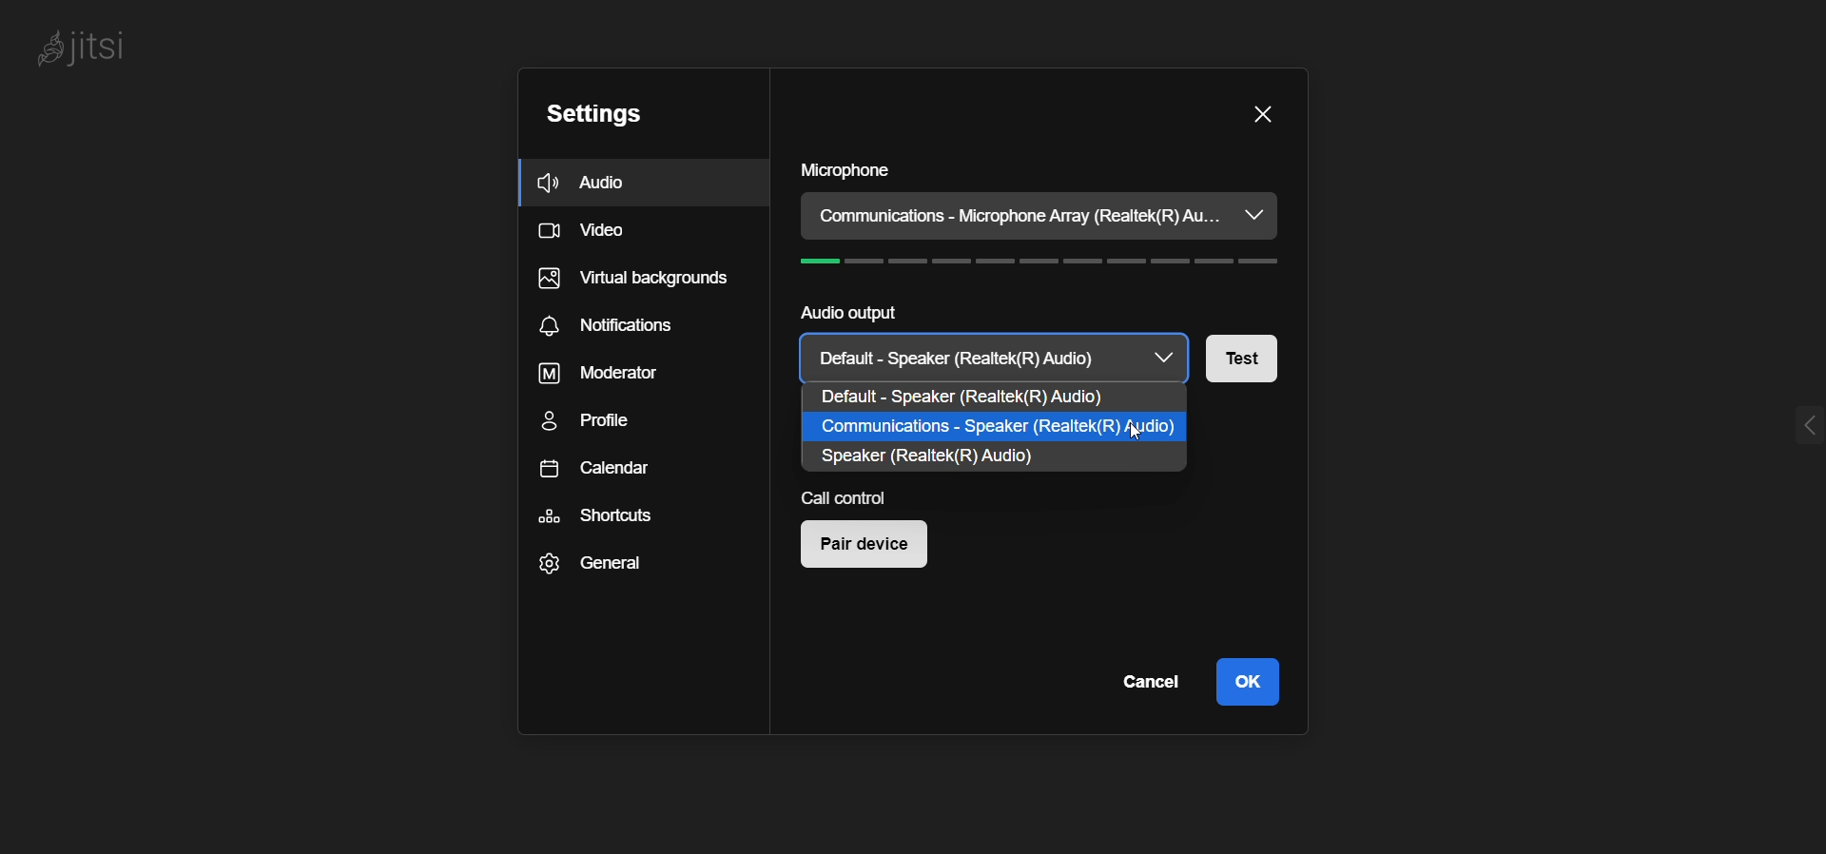 The height and width of the screenshot is (854, 1826). Describe the element at coordinates (85, 49) in the screenshot. I see `logo` at that location.